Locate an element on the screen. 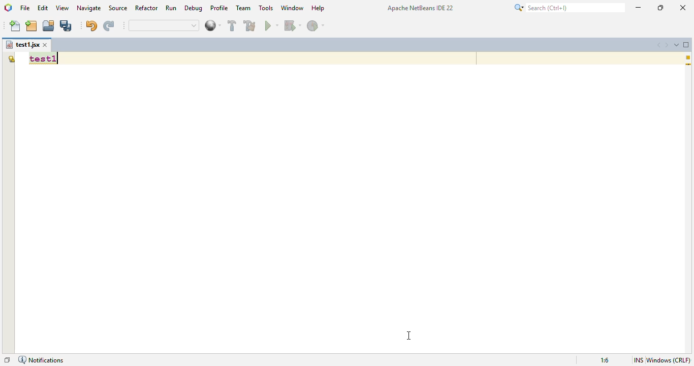 The height and width of the screenshot is (366, 694). windows (CRLF) is located at coordinates (669, 360).